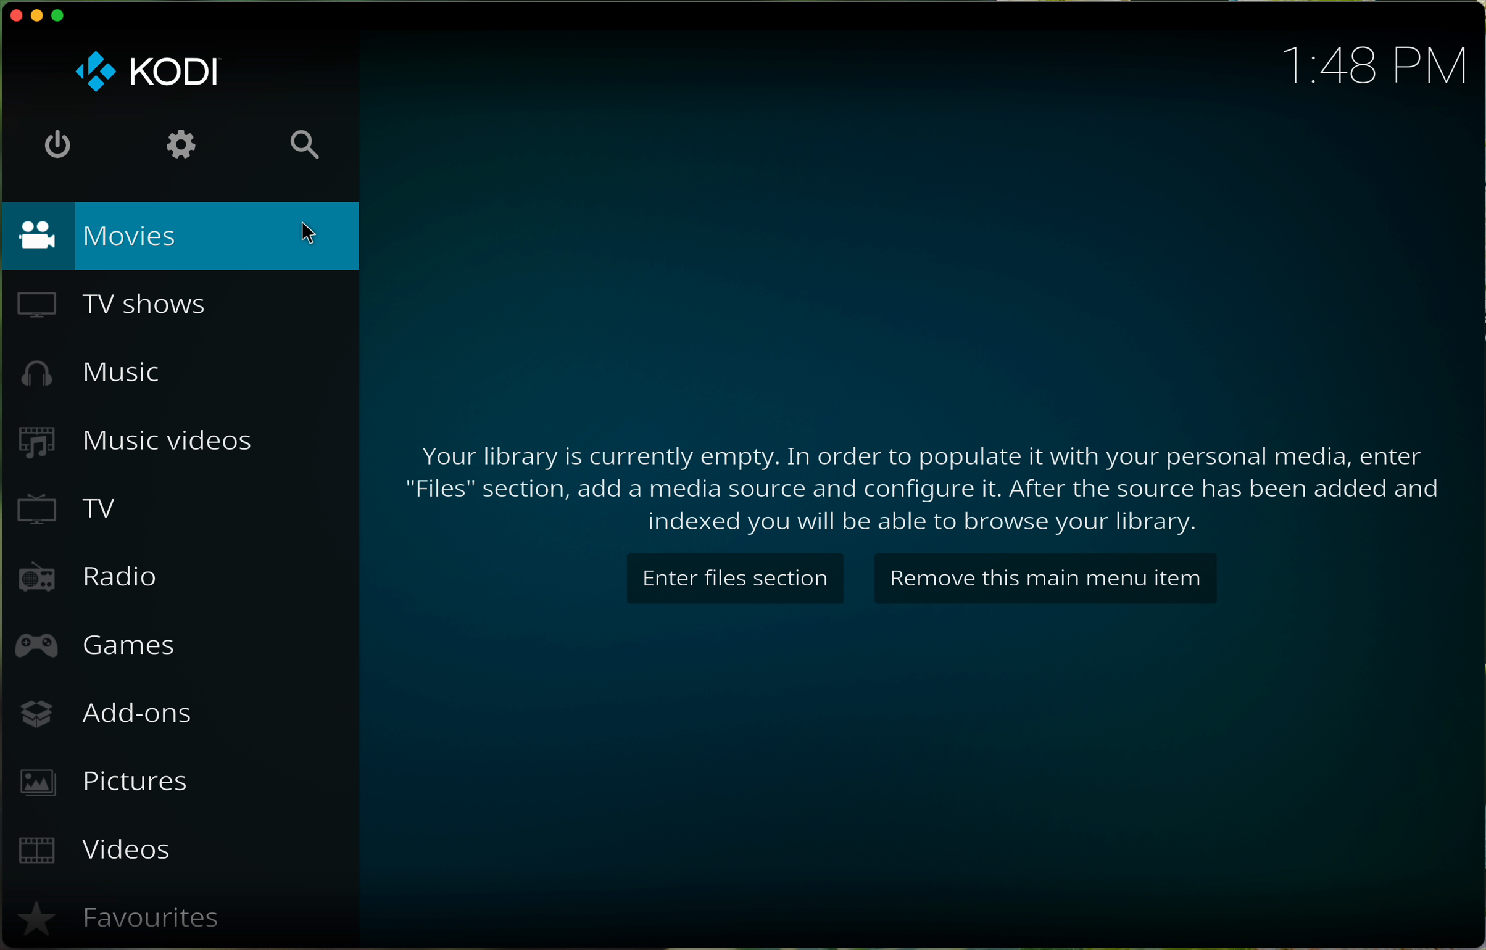  I want to click on games, so click(117, 648).